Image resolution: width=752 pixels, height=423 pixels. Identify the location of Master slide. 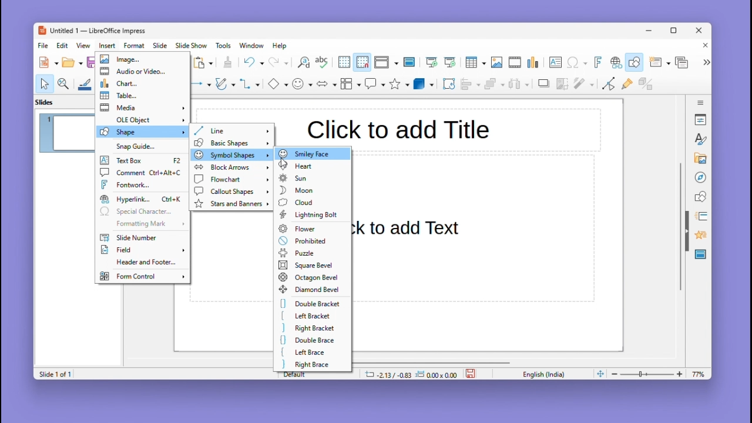
(411, 62).